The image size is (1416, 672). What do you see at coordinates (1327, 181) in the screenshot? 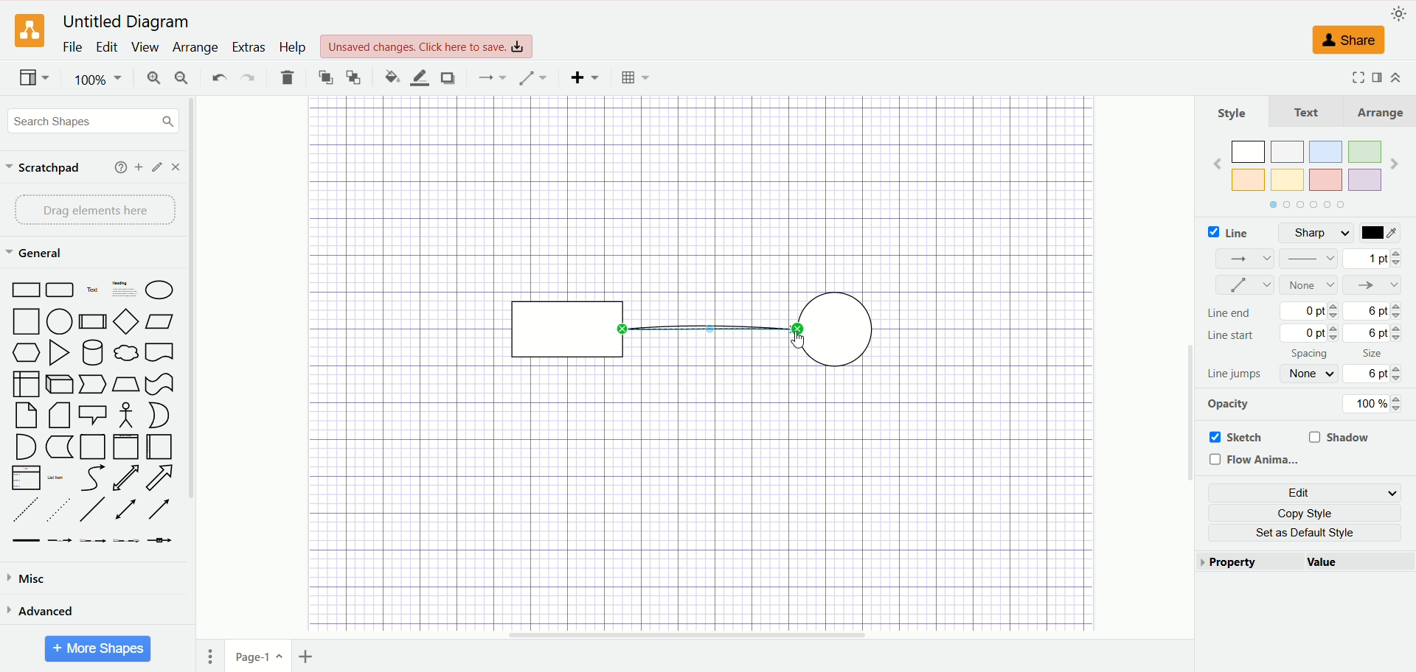
I see `Color 7` at bounding box center [1327, 181].